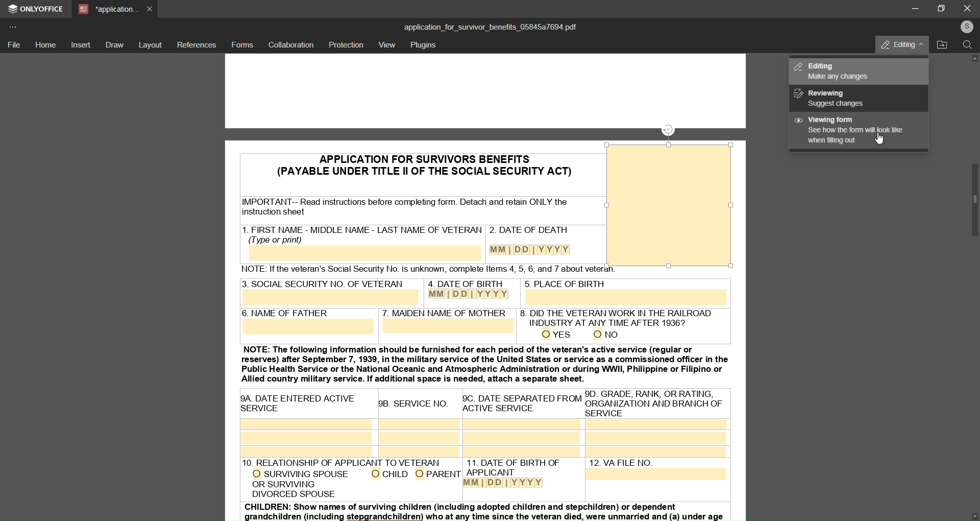 The width and height of the screenshot is (980, 521). Describe the element at coordinates (290, 45) in the screenshot. I see `collaboration` at that location.